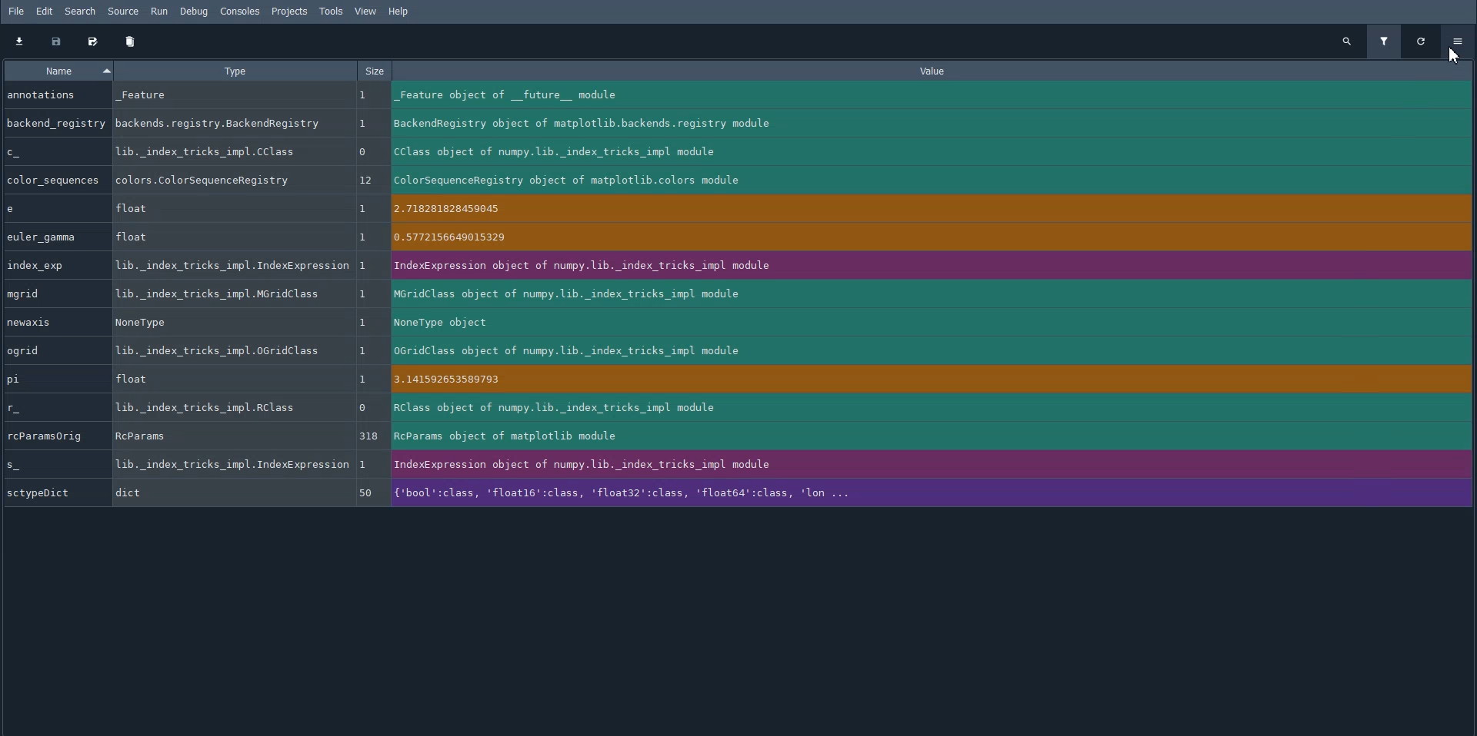 This screenshot has height=736, width=1477. I want to click on RClass object of numpy.lib._index_tricks_impl module, so click(933, 409).